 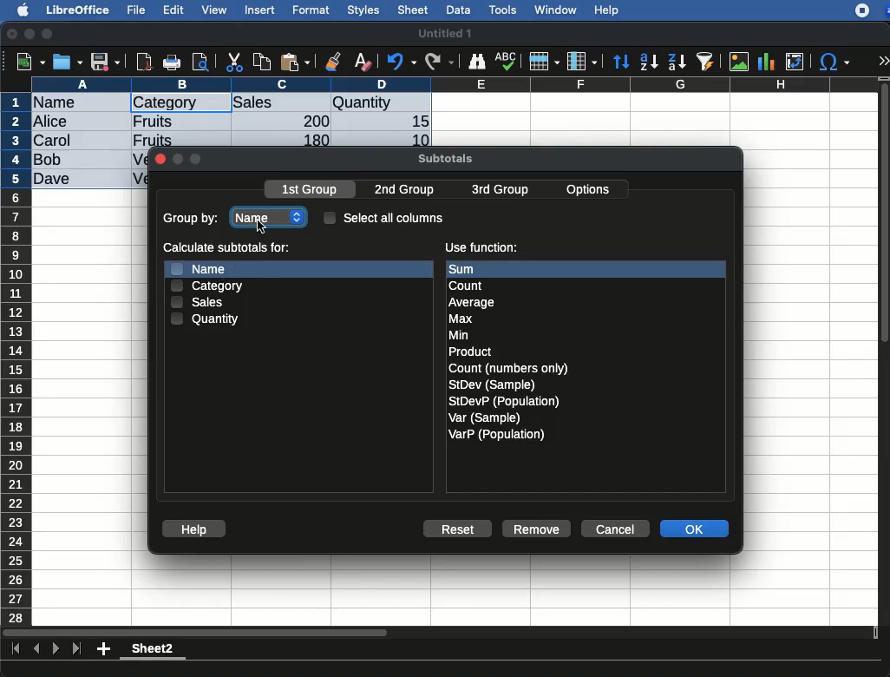 I want to click on print, so click(x=172, y=62).